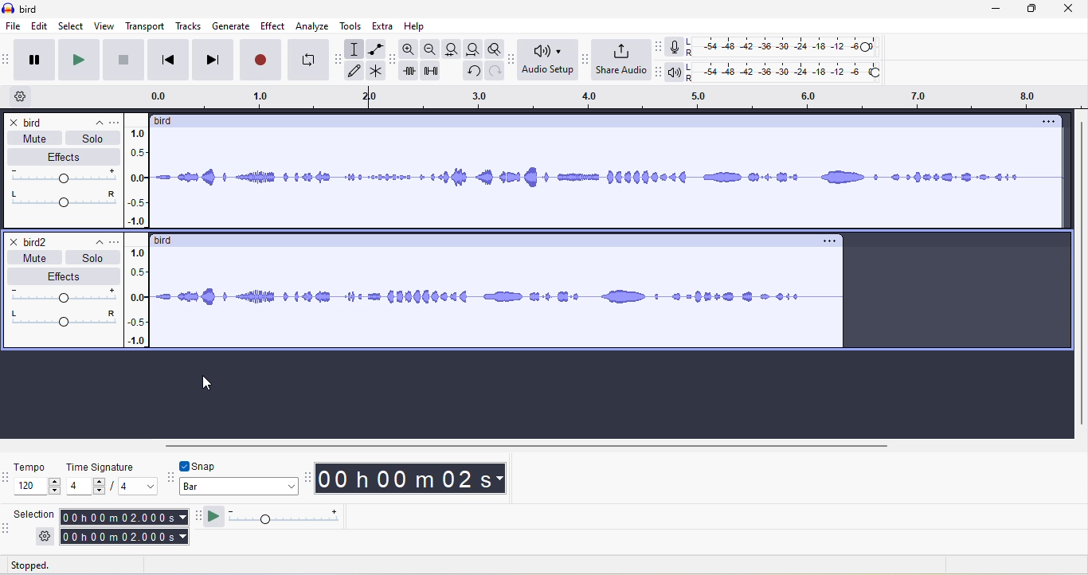 This screenshot has height=575, width=1088. What do you see at coordinates (349, 26) in the screenshot?
I see `tools` at bounding box center [349, 26].